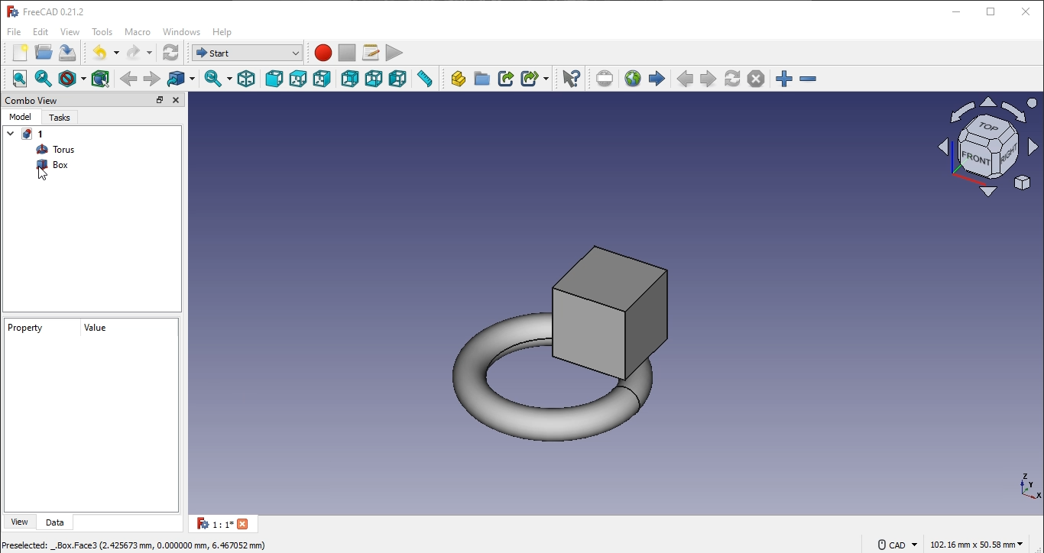 This screenshot has height=553, width=1044. I want to click on torus and box image, so click(569, 341).